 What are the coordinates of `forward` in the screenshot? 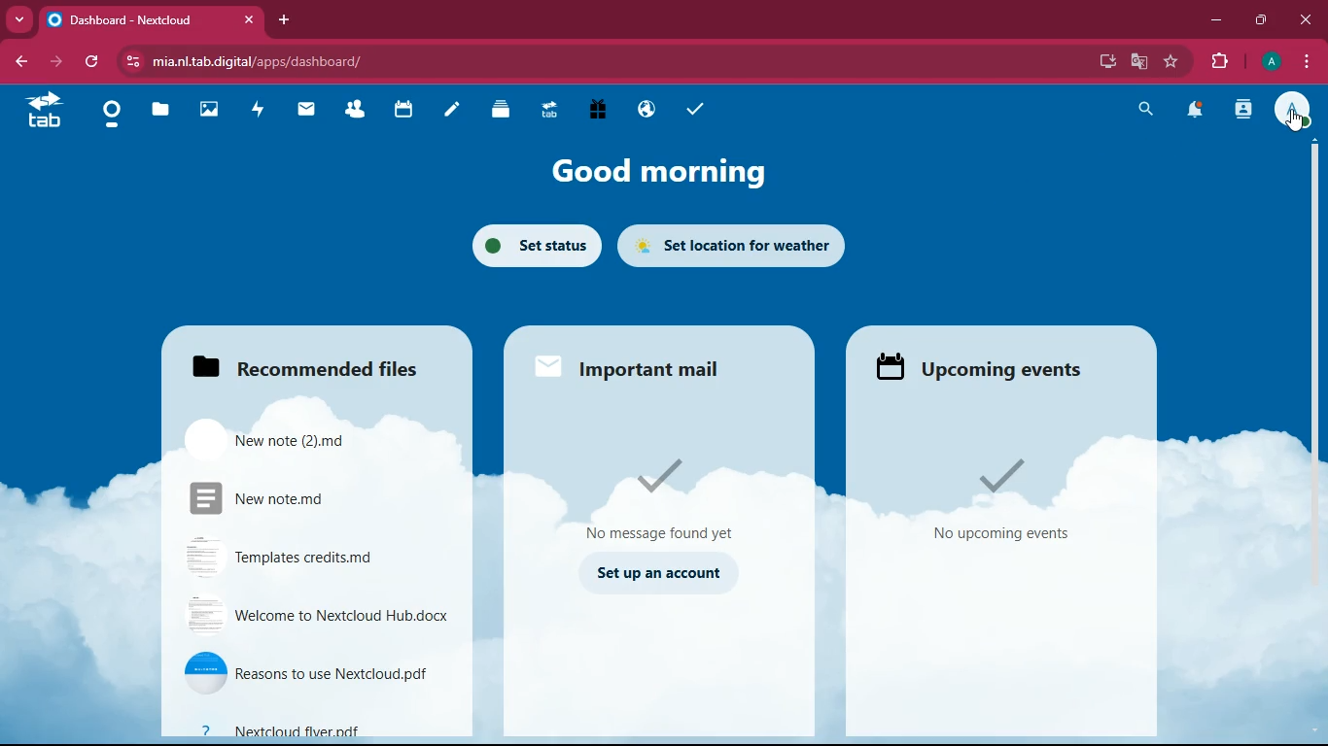 It's located at (59, 62).